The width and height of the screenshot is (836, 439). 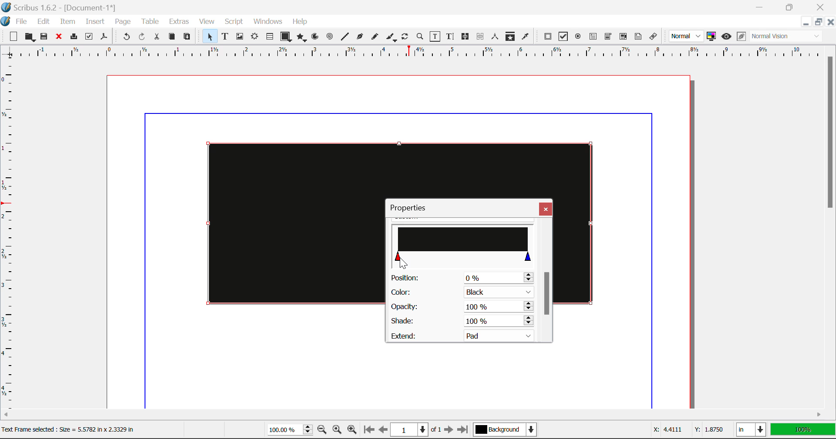 What do you see at coordinates (462, 277) in the screenshot?
I see `Position` at bounding box center [462, 277].